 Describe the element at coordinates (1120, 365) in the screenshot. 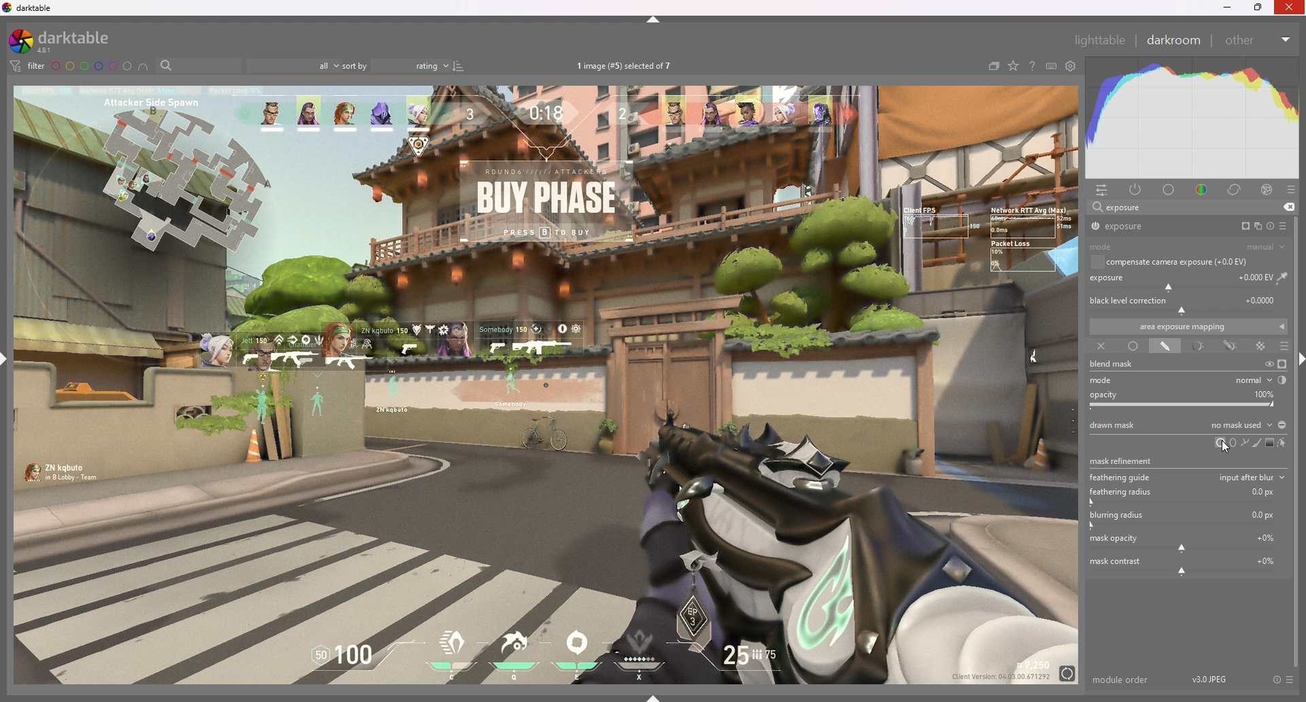

I see `blend mask` at that location.